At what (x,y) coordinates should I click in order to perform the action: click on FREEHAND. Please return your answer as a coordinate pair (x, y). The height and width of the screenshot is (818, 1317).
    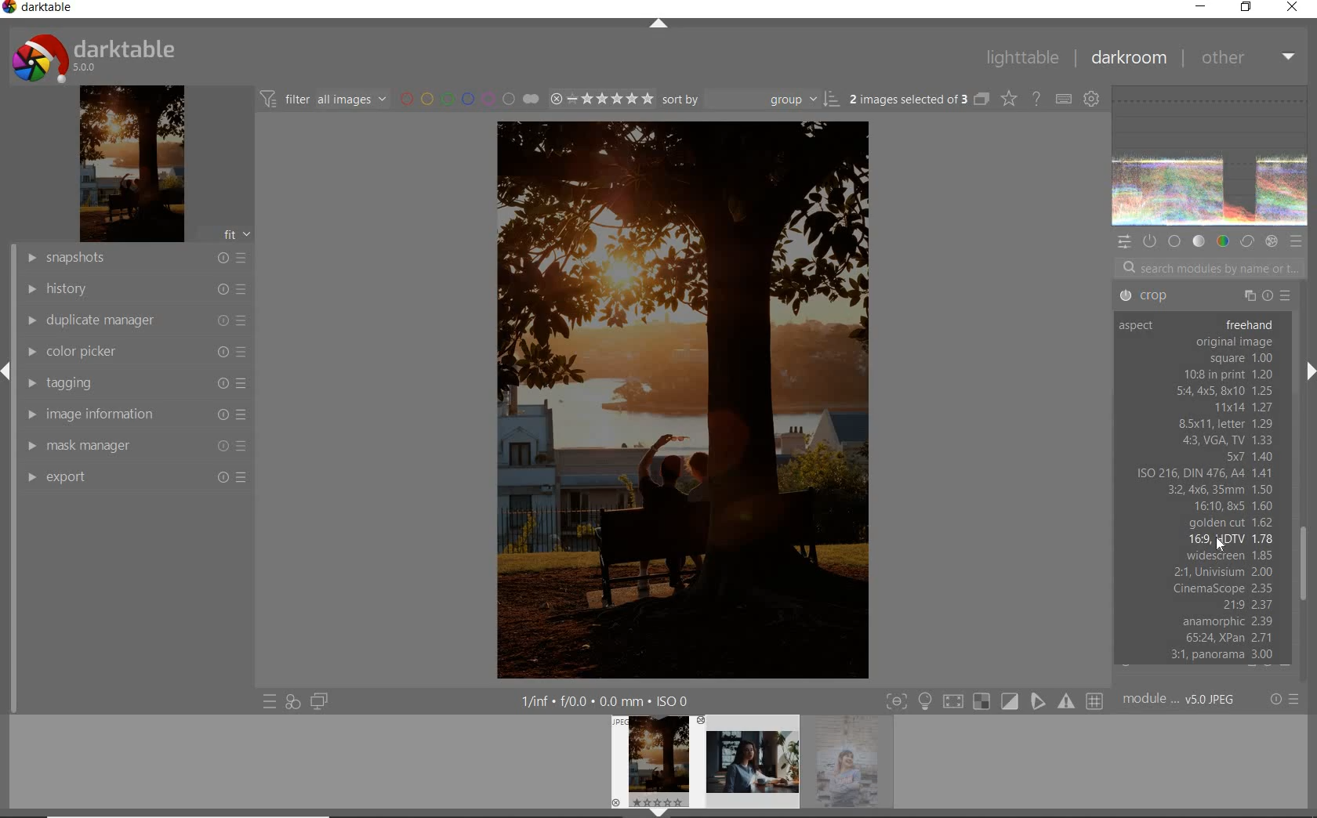
    Looking at the image, I should click on (1249, 323).